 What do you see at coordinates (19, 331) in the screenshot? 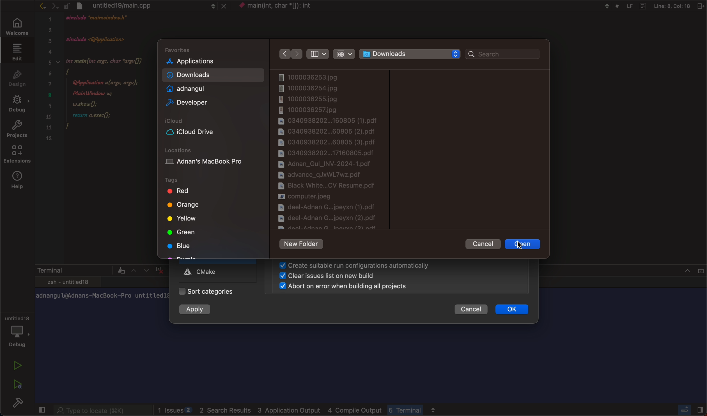
I see `debug` at bounding box center [19, 331].